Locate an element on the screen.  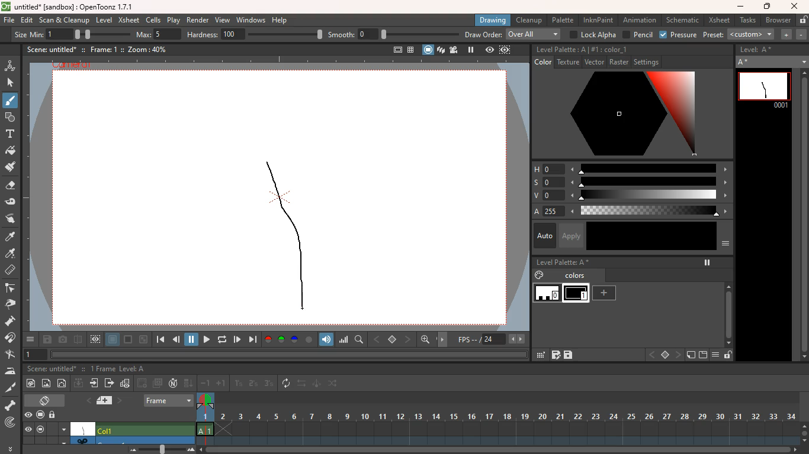
animate is located at coordinates (317, 384).